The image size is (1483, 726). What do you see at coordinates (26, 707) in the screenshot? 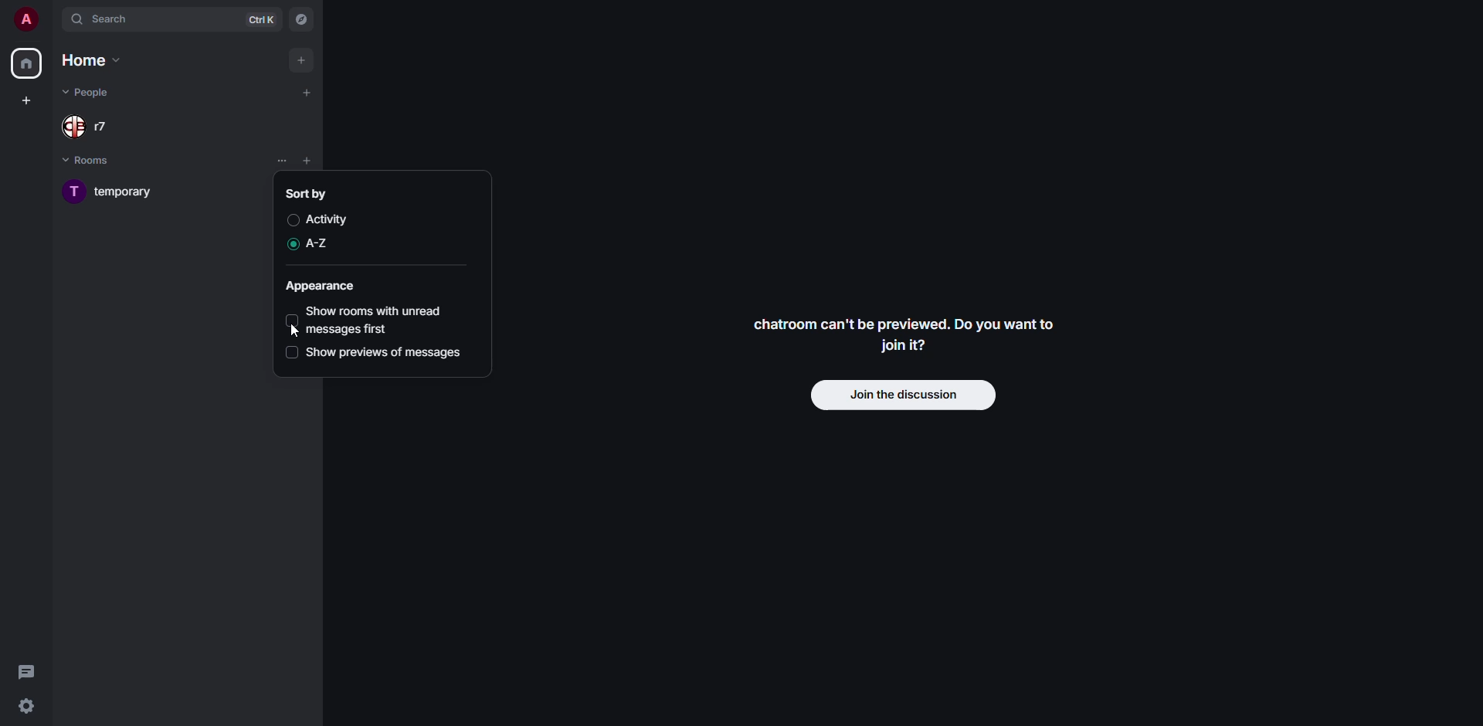
I see `quick settings` at bounding box center [26, 707].